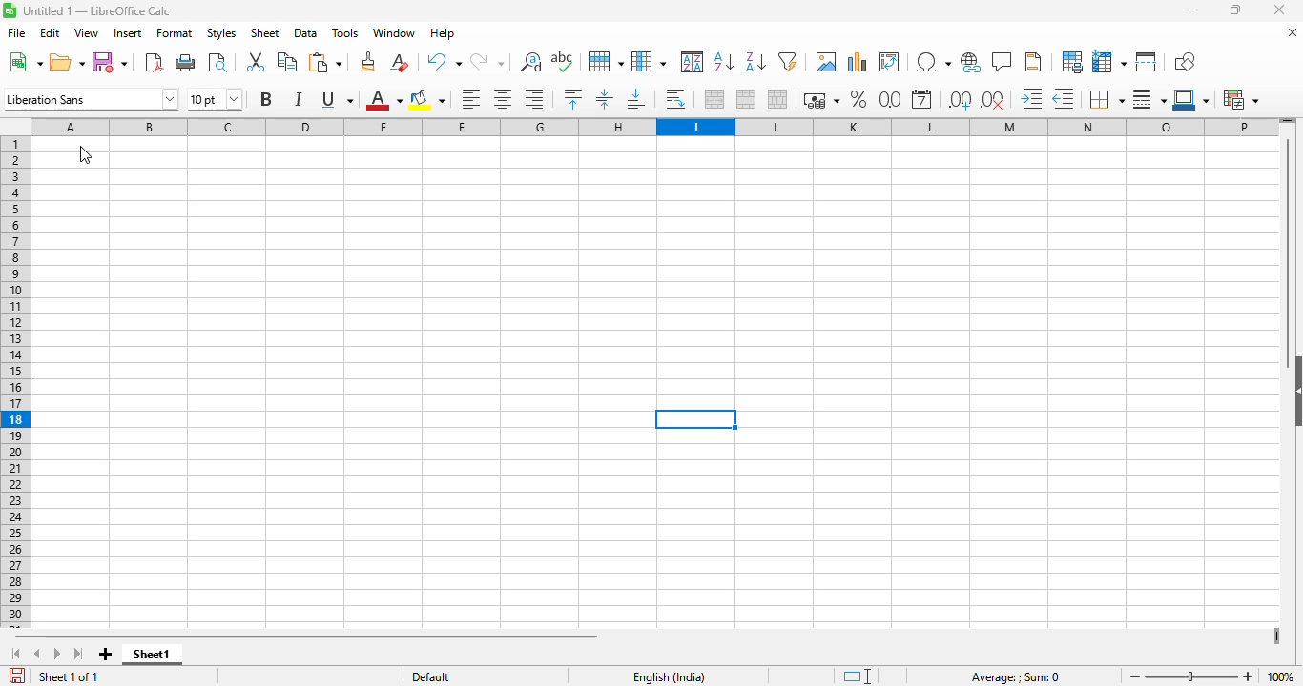 The width and height of the screenshot is (1303, 686). I want to click on sort ascending, so click(724, 61).